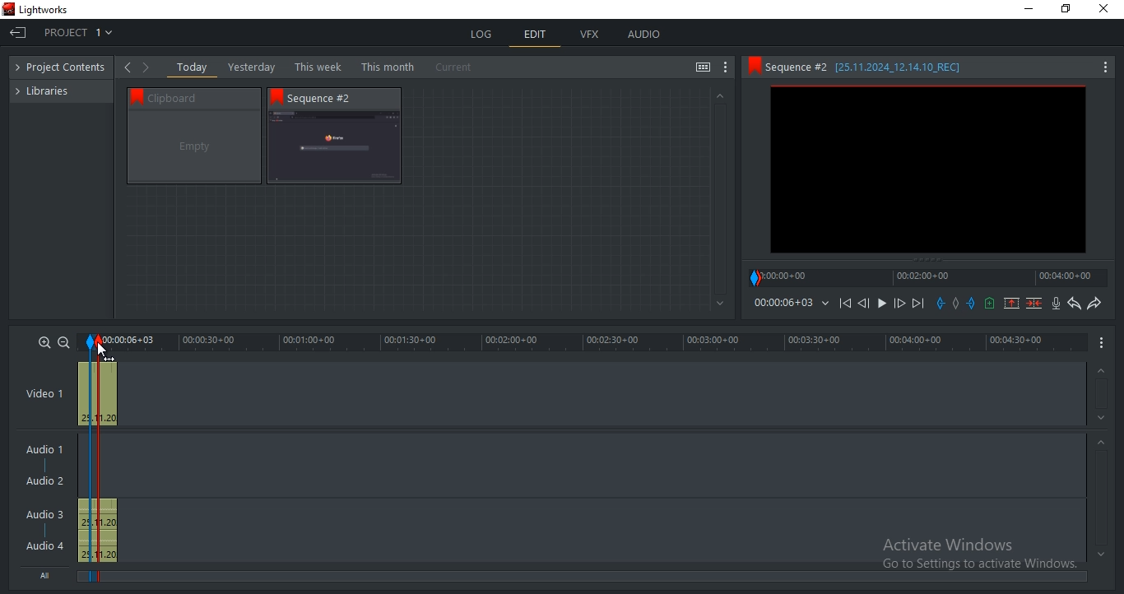 This screenshot has width=1124, height=594. Describe the element at coordinates (718, 95) in the screenshot. I see `greyed out up arrow` at that location.